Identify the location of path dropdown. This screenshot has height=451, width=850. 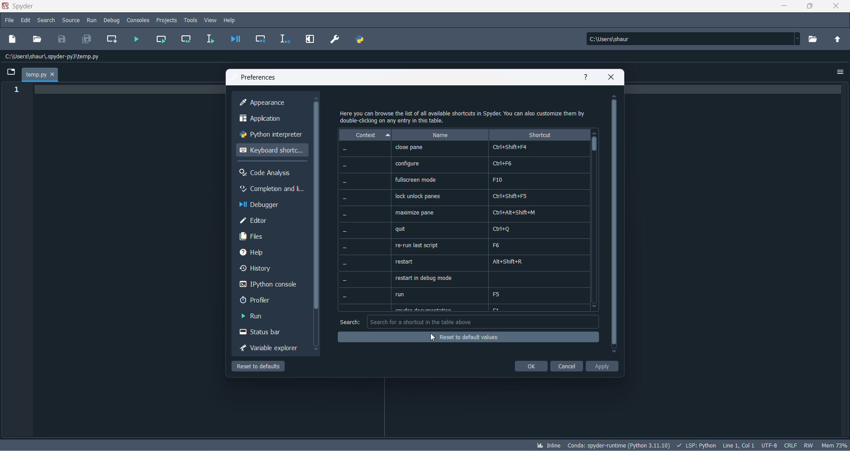
(799, 40).